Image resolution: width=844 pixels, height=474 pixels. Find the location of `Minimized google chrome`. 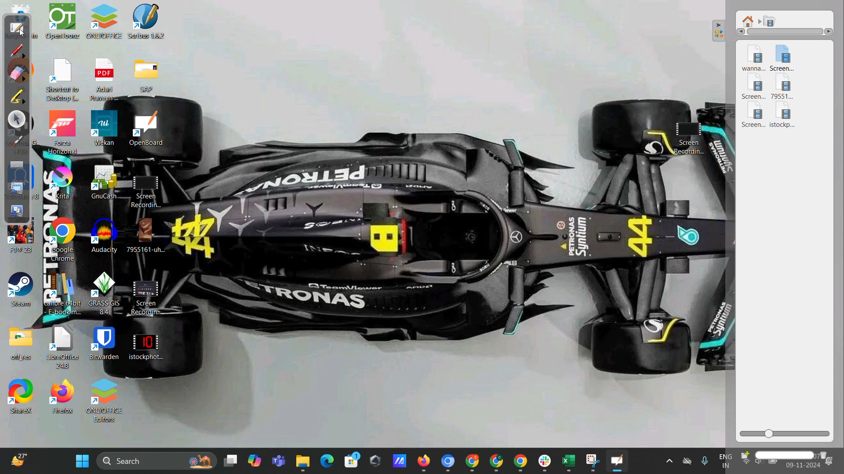

Minimized google chrome is located at coordinates (497, 461).